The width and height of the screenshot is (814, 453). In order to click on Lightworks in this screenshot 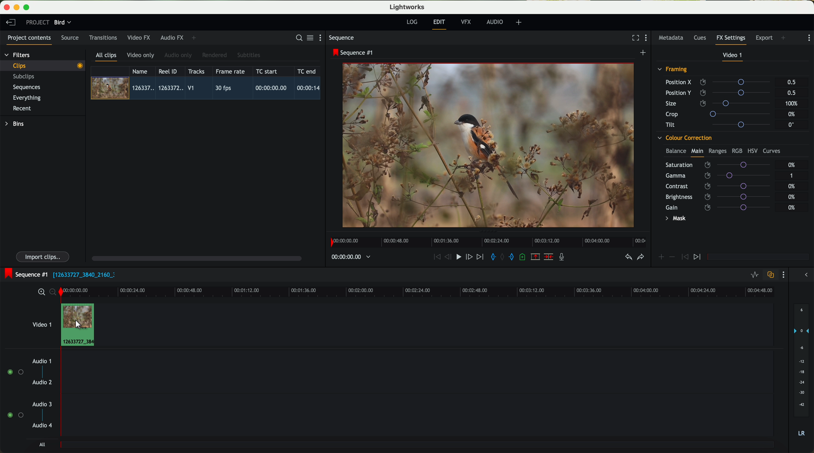, I will do `click(408, 7)`.